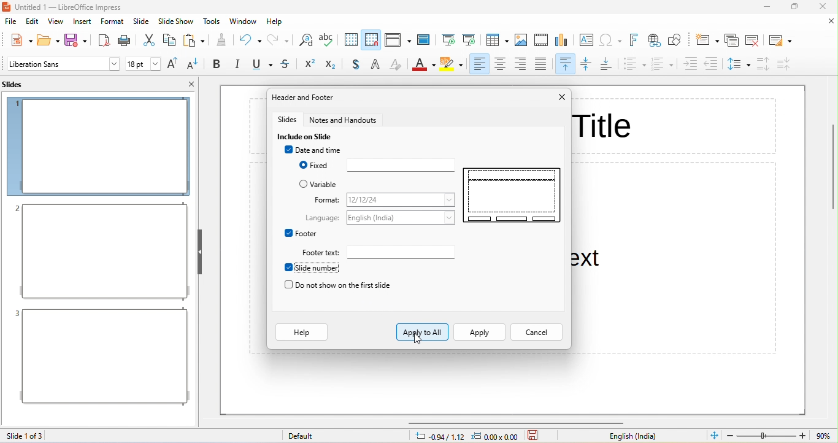  Describe the element at coordinates (82, 23) in the screenshot. I see `insert` at that location.